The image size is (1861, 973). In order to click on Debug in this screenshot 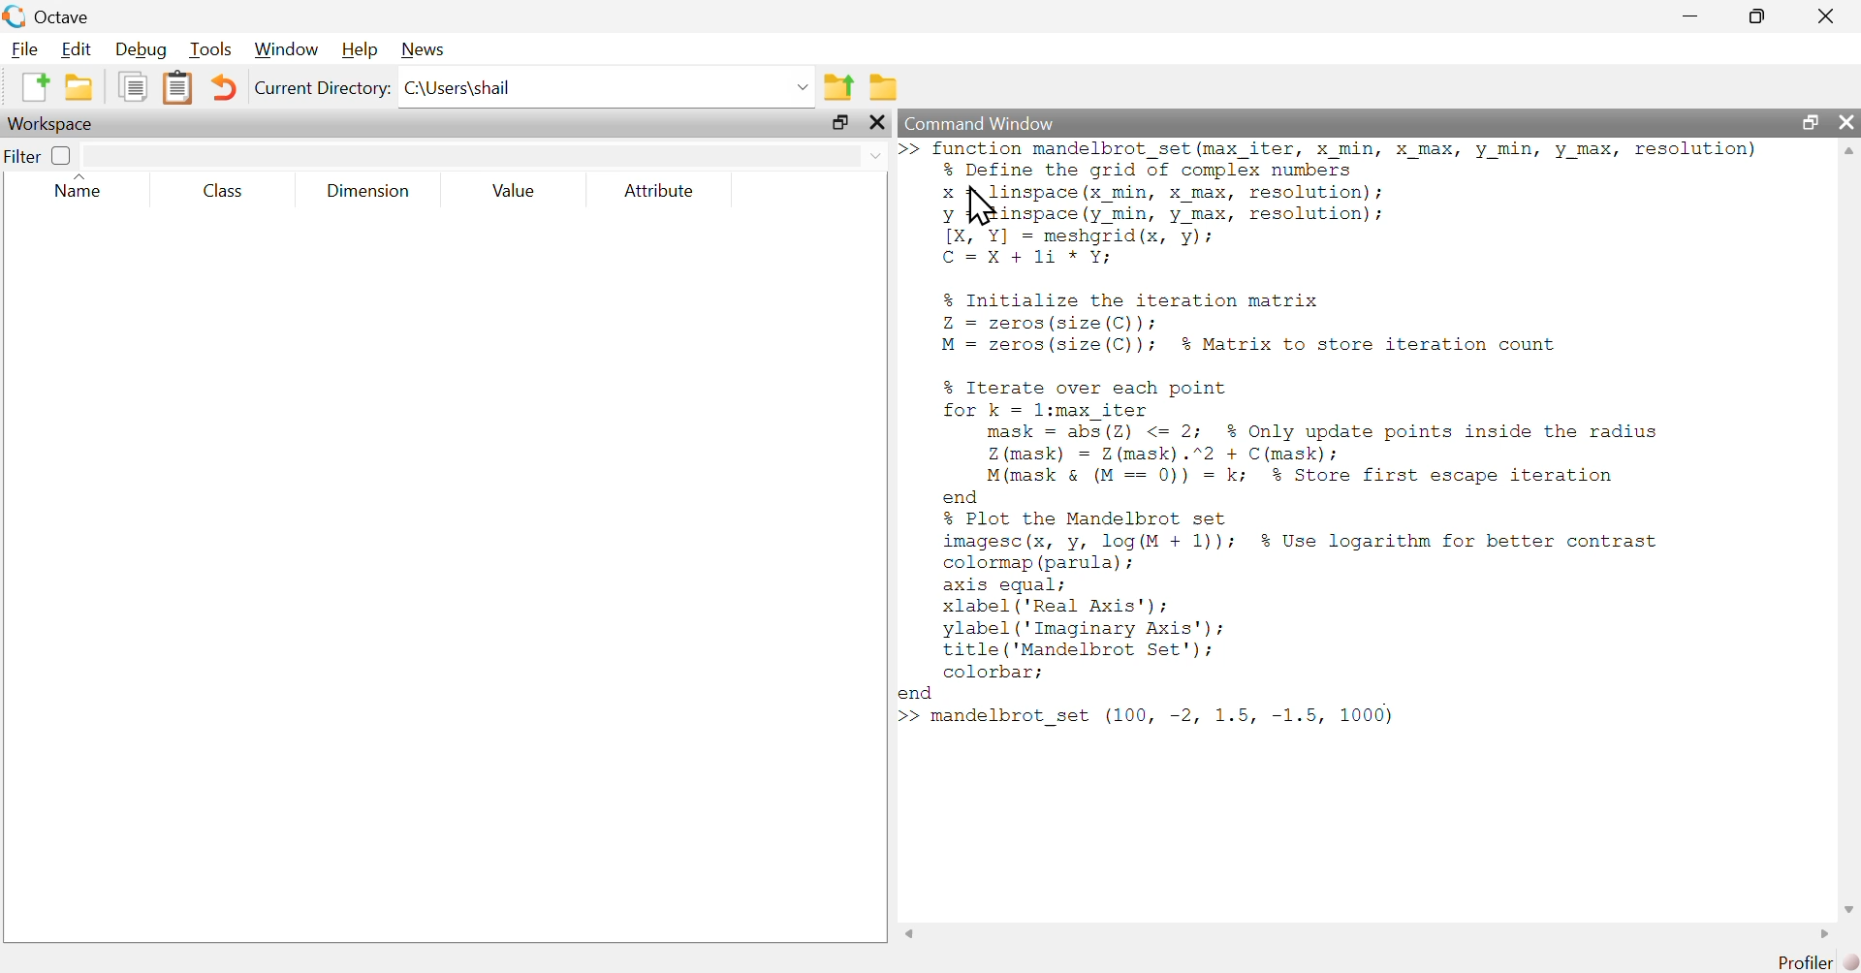, I will do `click(140, 49)`.